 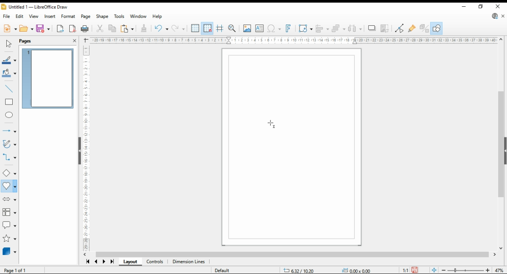 What do you see at coordinates (102, 17) in the screenshot?
I see `shape` at bounding box center [102, 17].